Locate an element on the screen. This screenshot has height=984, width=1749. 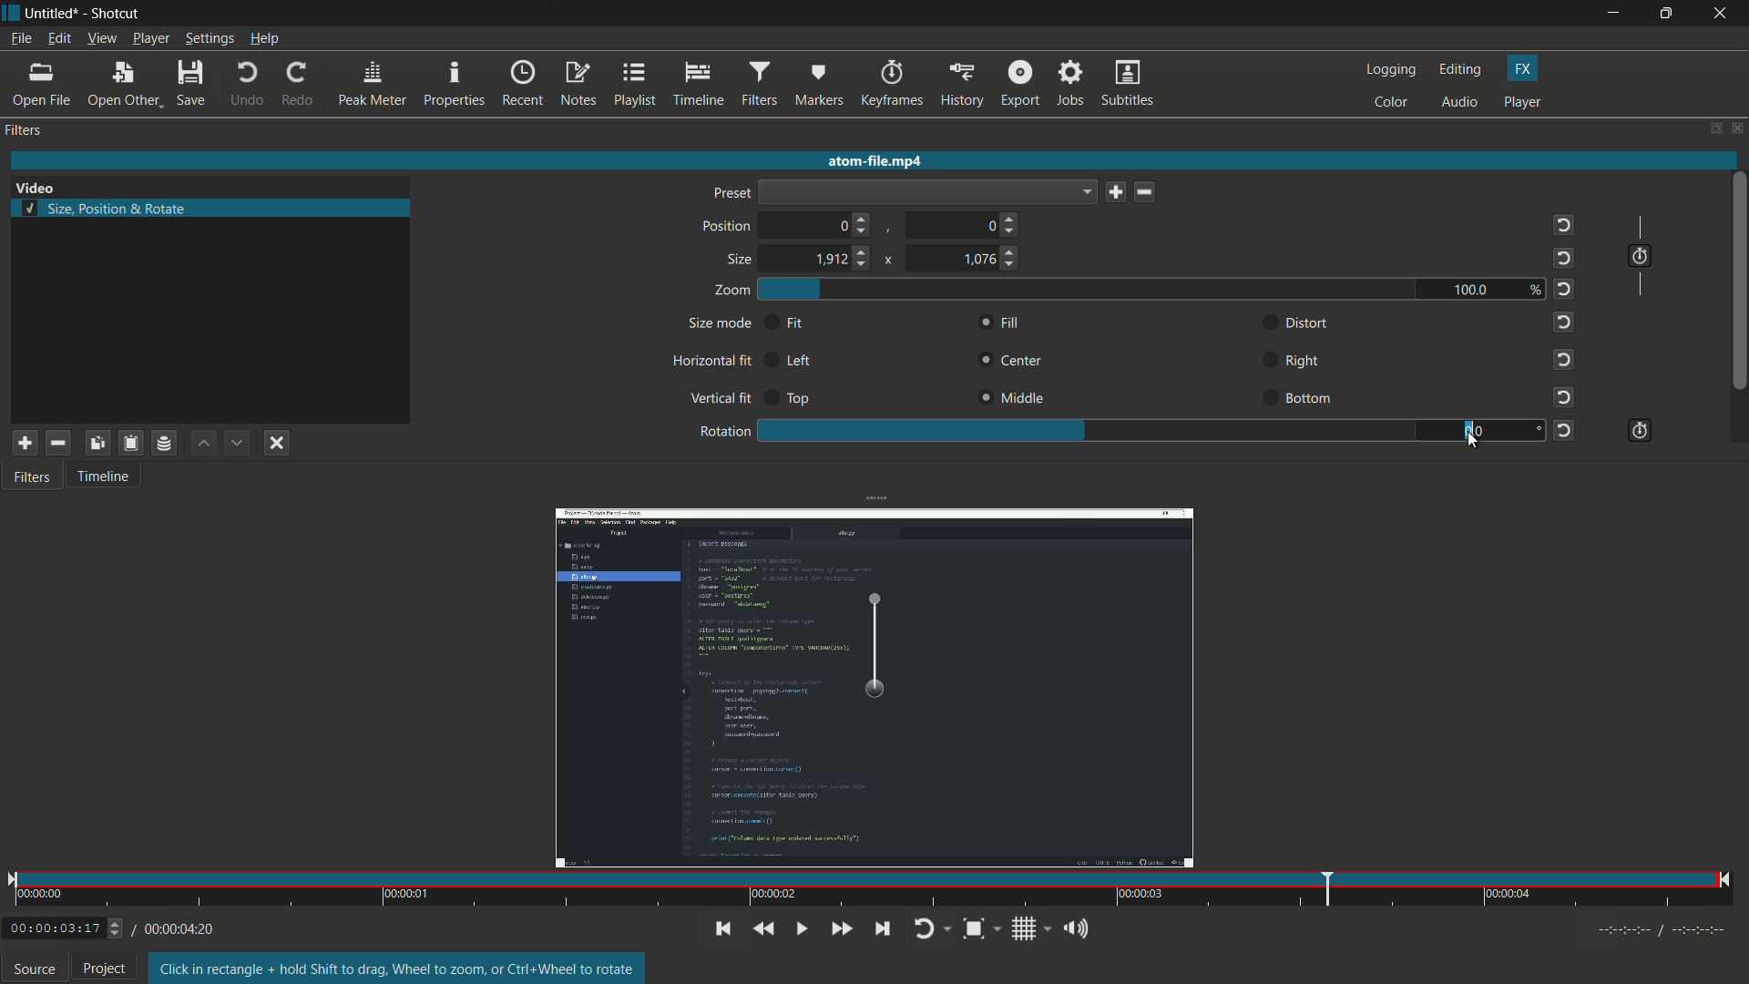
minimize is located at coordinates (1614, 13).